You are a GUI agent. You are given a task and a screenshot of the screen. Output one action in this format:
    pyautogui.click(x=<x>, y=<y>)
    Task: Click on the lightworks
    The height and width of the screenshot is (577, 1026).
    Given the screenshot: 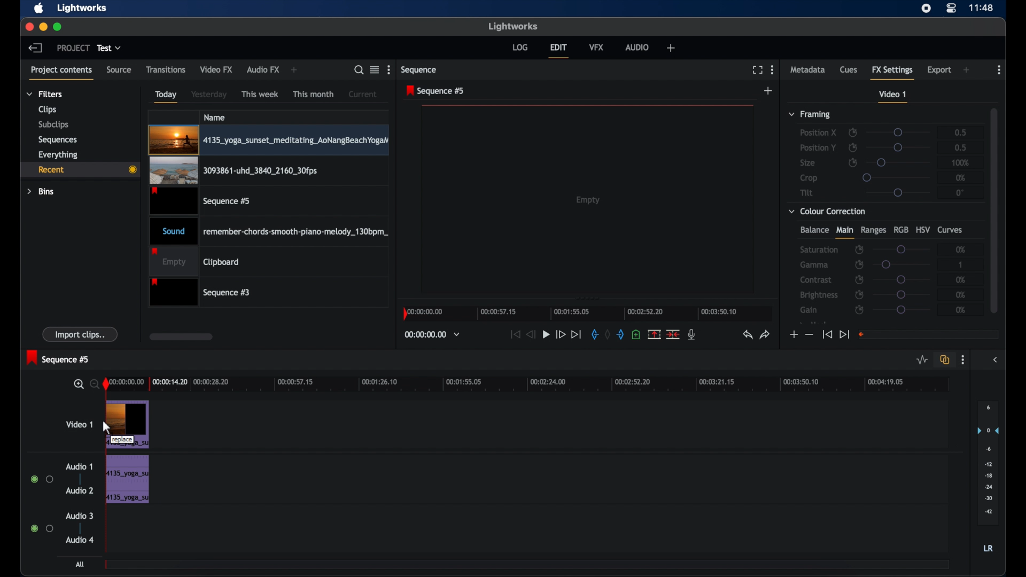 What is the action you would take?
    pyautogui.click(x=82, y=9)
    